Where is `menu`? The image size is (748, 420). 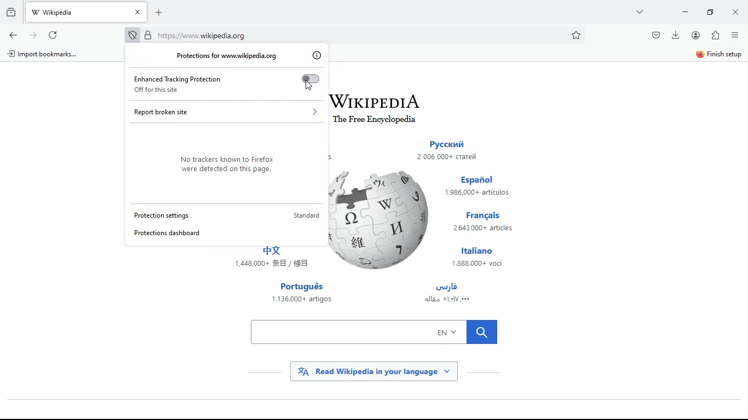
menu is located at coordinates (735, 35).